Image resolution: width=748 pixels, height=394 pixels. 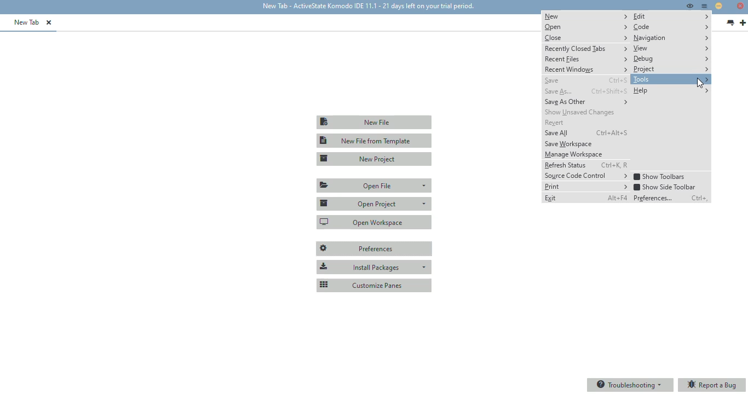 I want to click on edit, so click(x=671, y=16).